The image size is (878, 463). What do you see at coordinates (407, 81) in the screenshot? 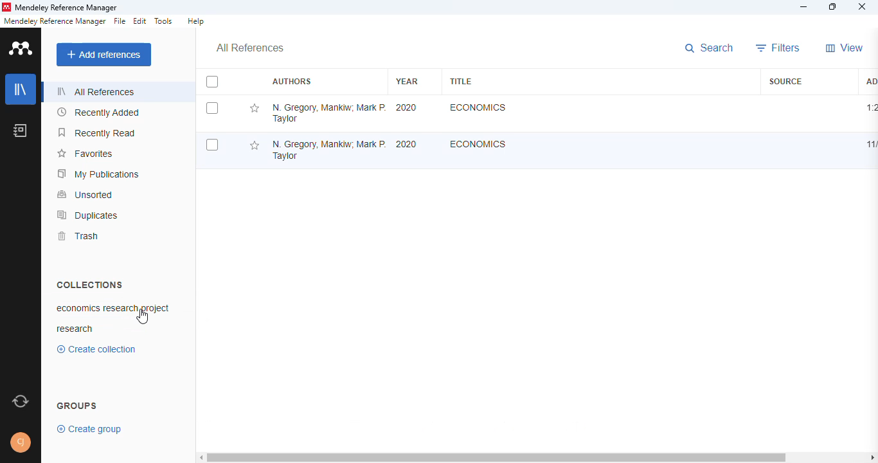
I see `year` at bounding box center [407, 81].